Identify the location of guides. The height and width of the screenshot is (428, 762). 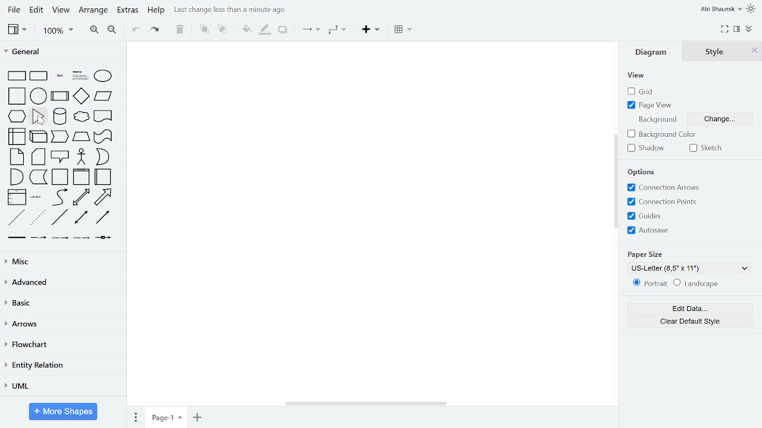
(645, 216).